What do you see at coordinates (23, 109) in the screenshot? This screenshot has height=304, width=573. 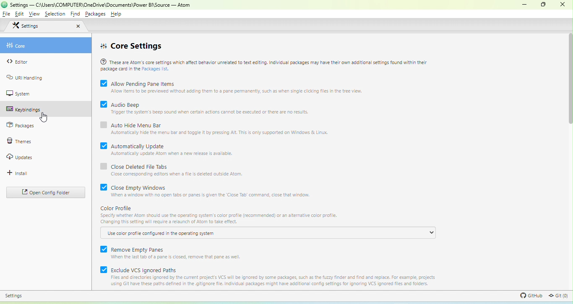 I see `keybindings` at bounding box center [23, 109].